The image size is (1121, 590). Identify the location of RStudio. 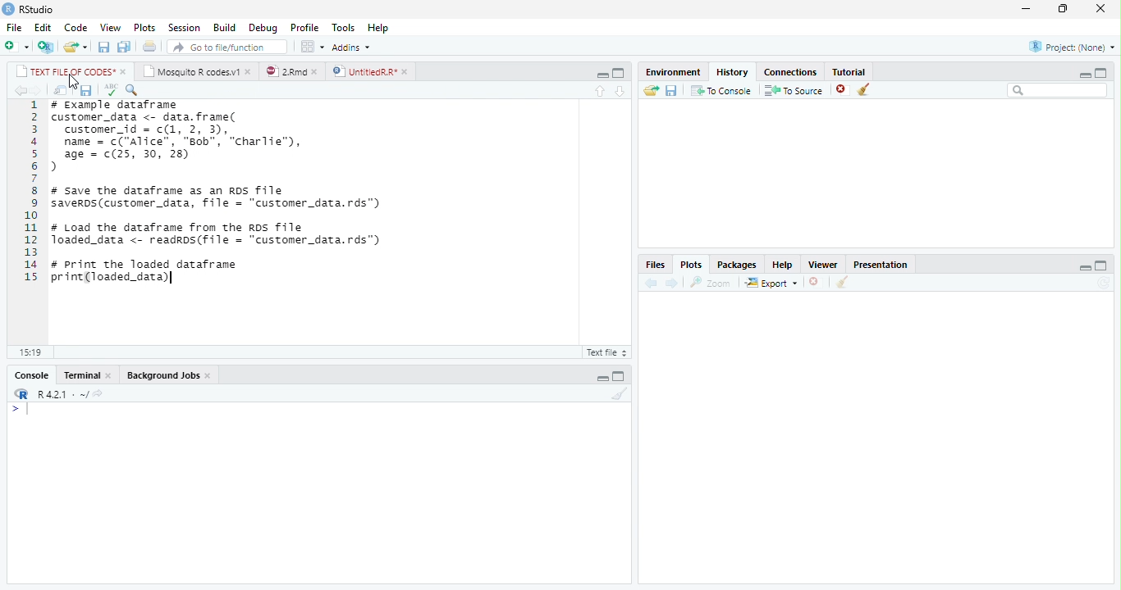
(38, 10).